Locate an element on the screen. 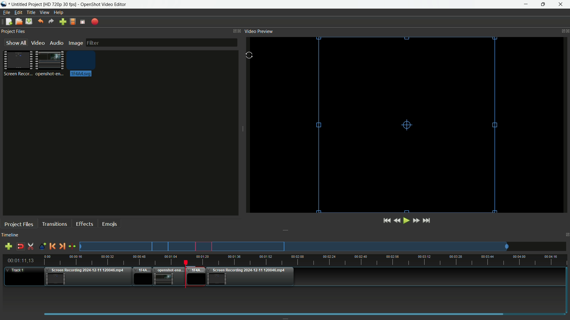  Track one timeline is located at coordinates (17, 271).